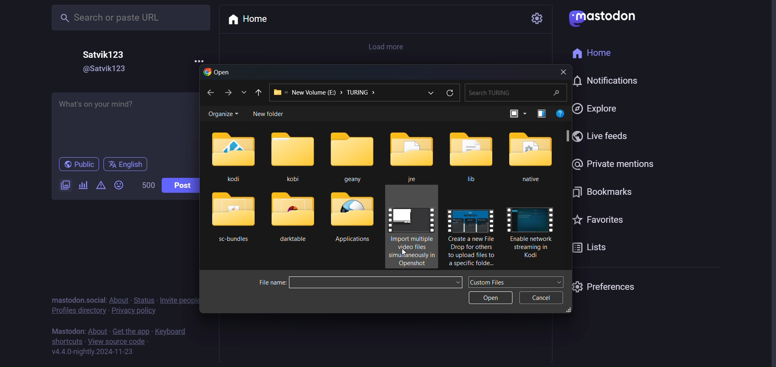 Image resolution: width=776 pixels, height=367 pixels. I want to click on about, so click(119, 300).